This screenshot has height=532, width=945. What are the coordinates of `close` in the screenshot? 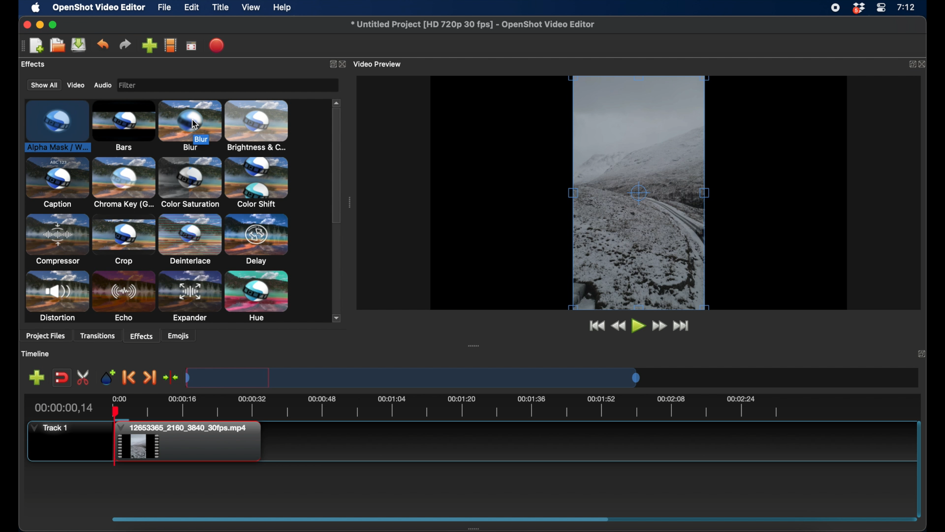 It's located at (345, 65).